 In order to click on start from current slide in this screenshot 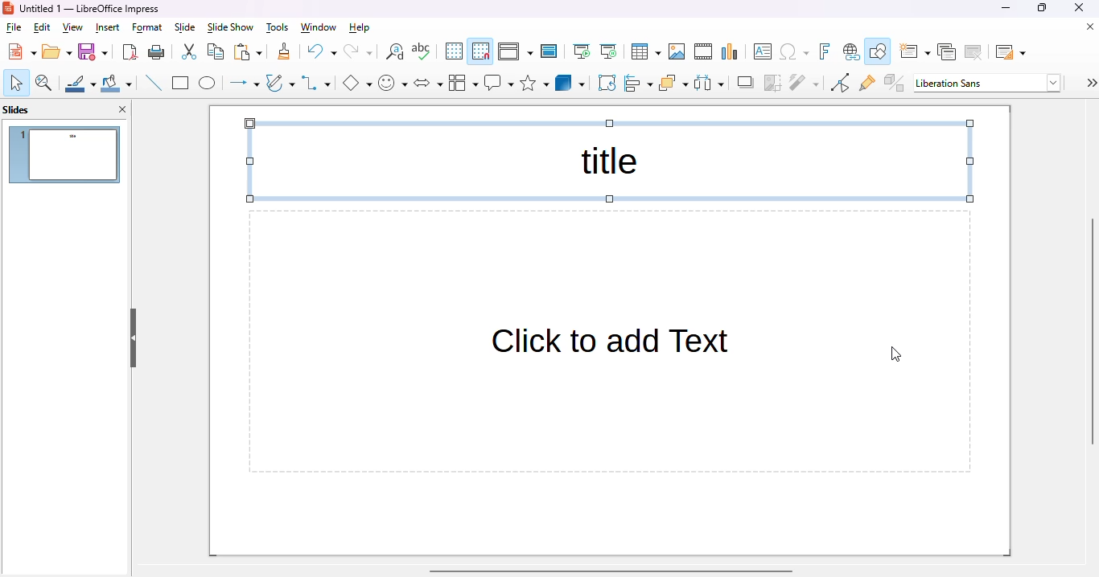, I will do `click(609, 51)`.